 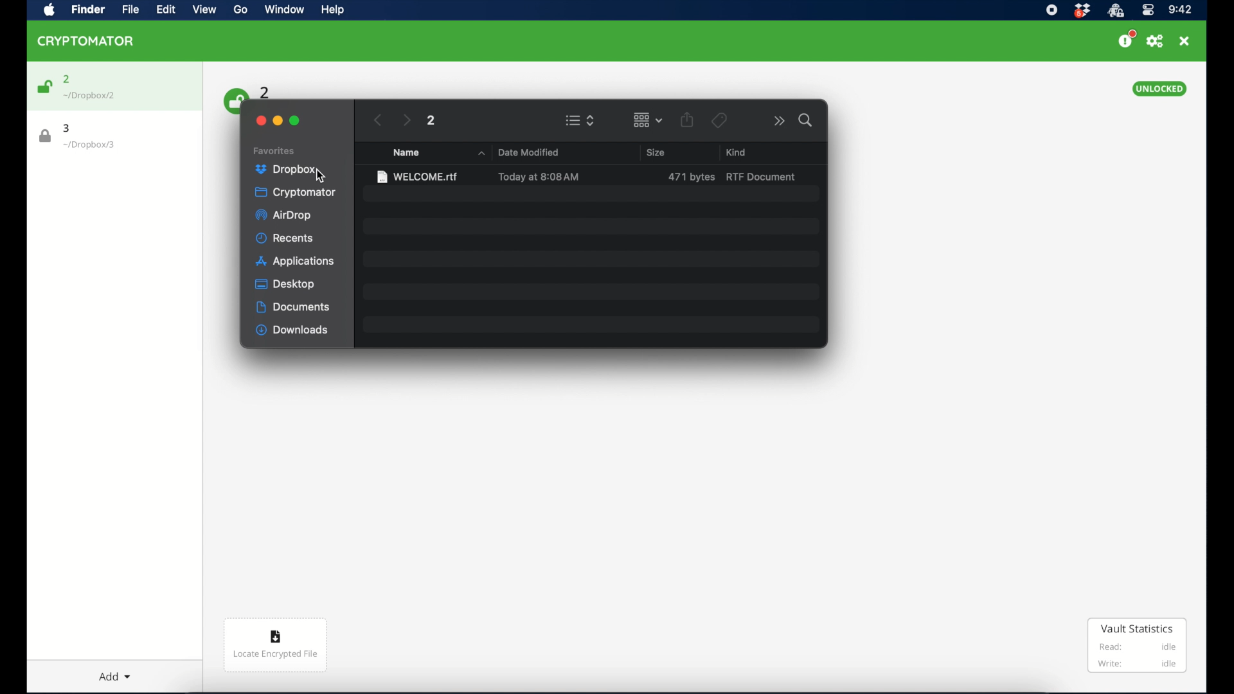 I want to click on kind, so click(x=736, y=152).